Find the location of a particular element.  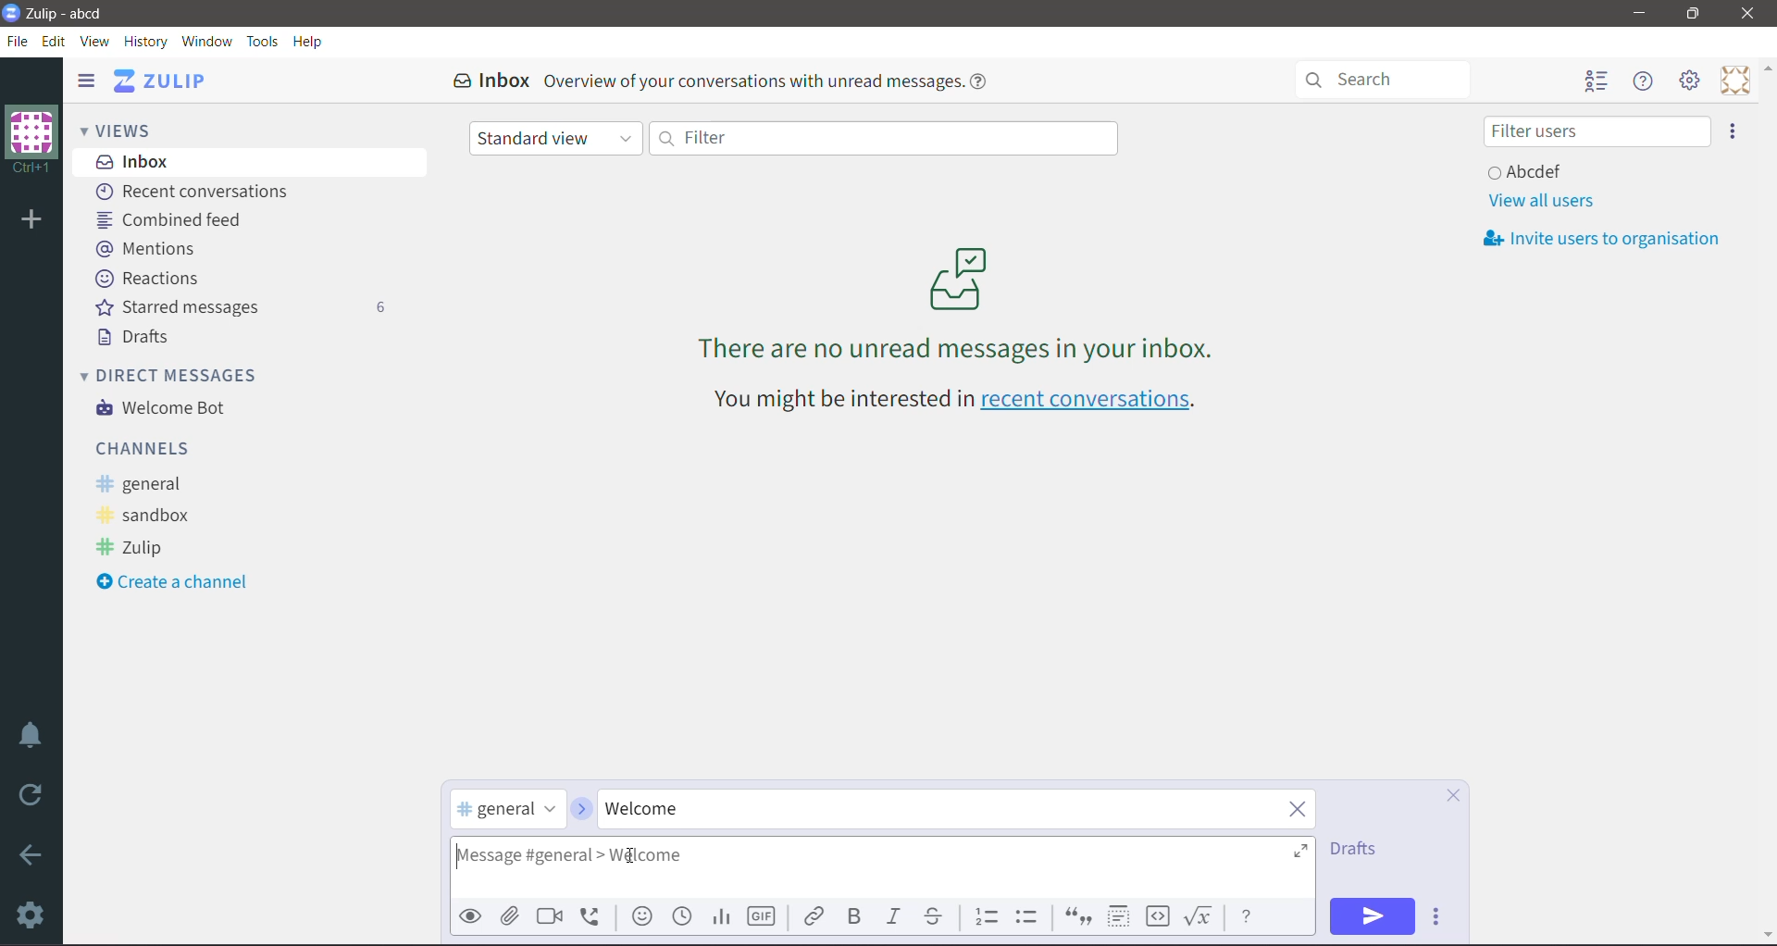

Application Logo is located at coordinates (11, 11).